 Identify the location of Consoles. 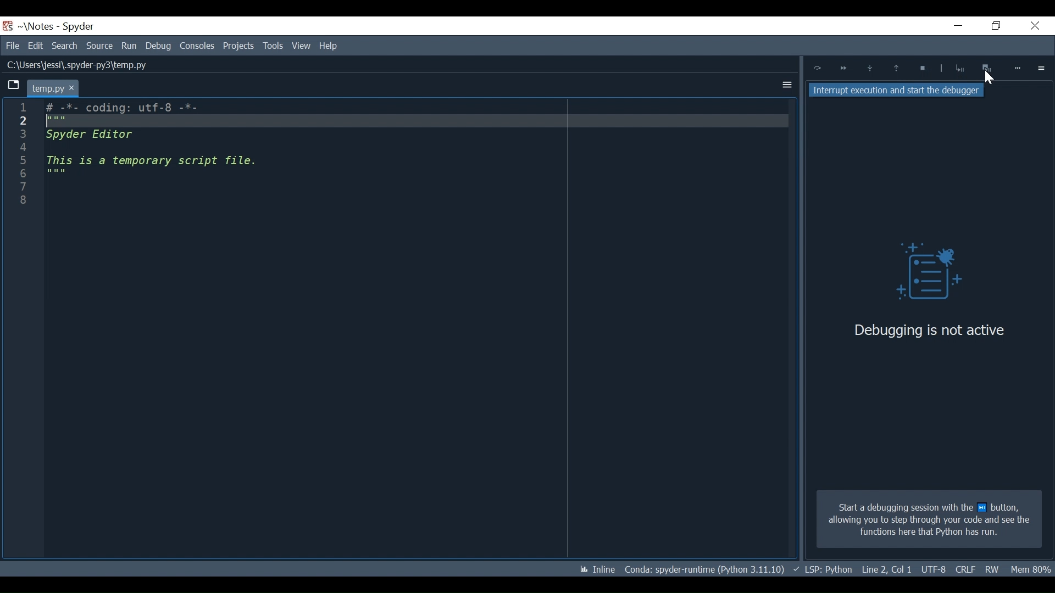
(197, 46).